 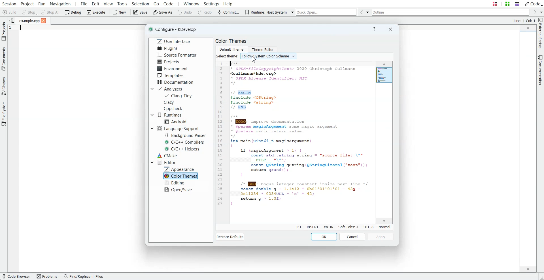 I want to click on Go Back, so click(x=360, y=12).